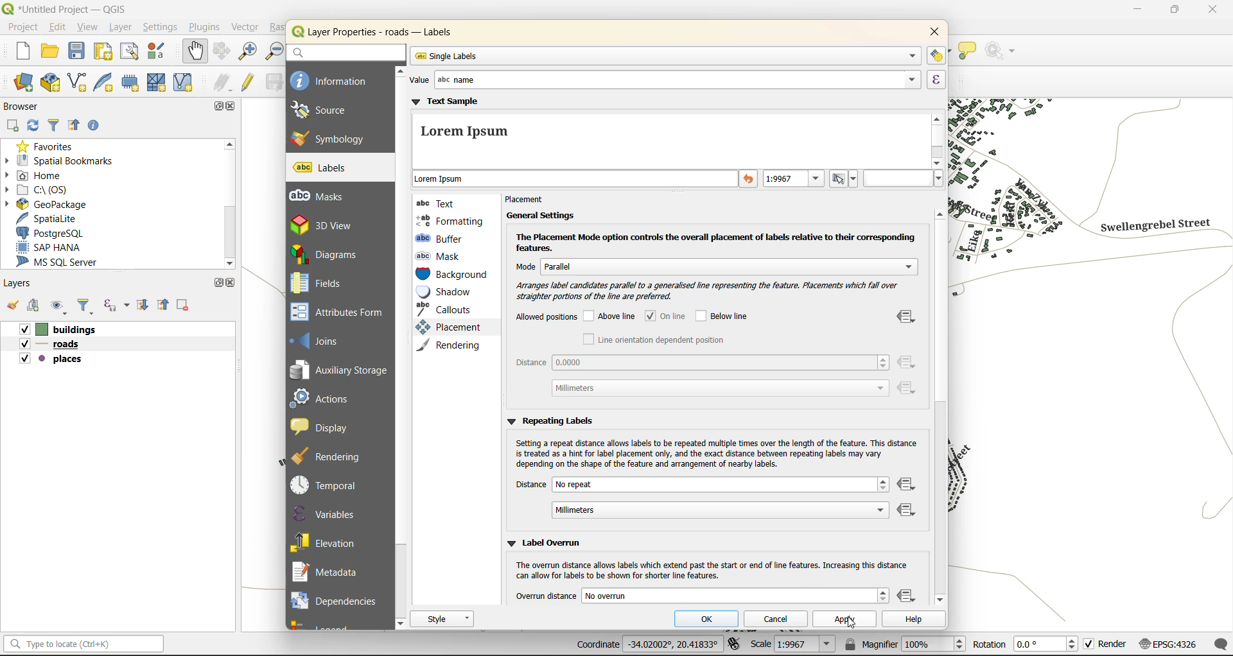 The image size is (1233, 656). Describe the element at coordinates (60, 306) in the screenshot. I see `manage map` at that location.